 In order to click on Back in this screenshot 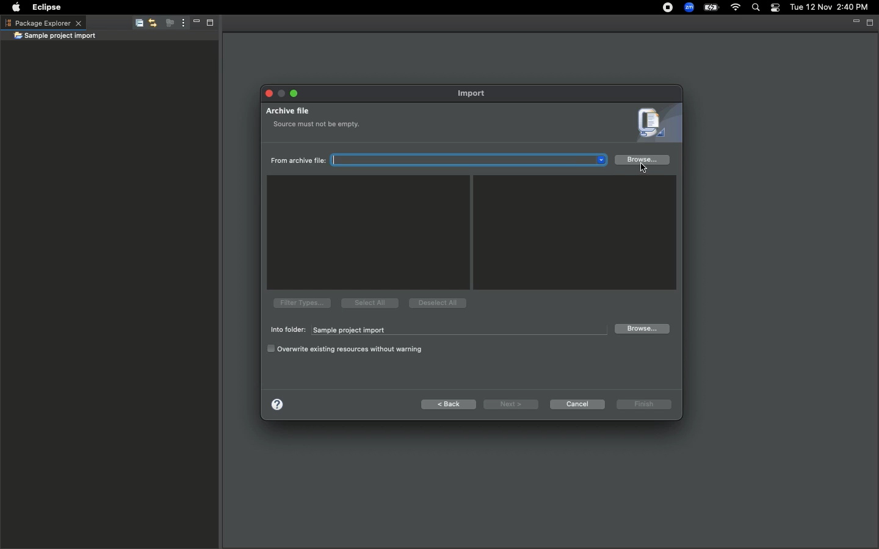, I will do `click(449, 404)`.